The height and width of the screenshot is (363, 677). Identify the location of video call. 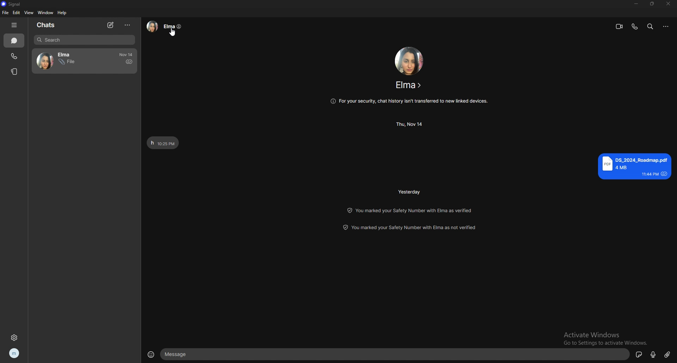
(620, 26).